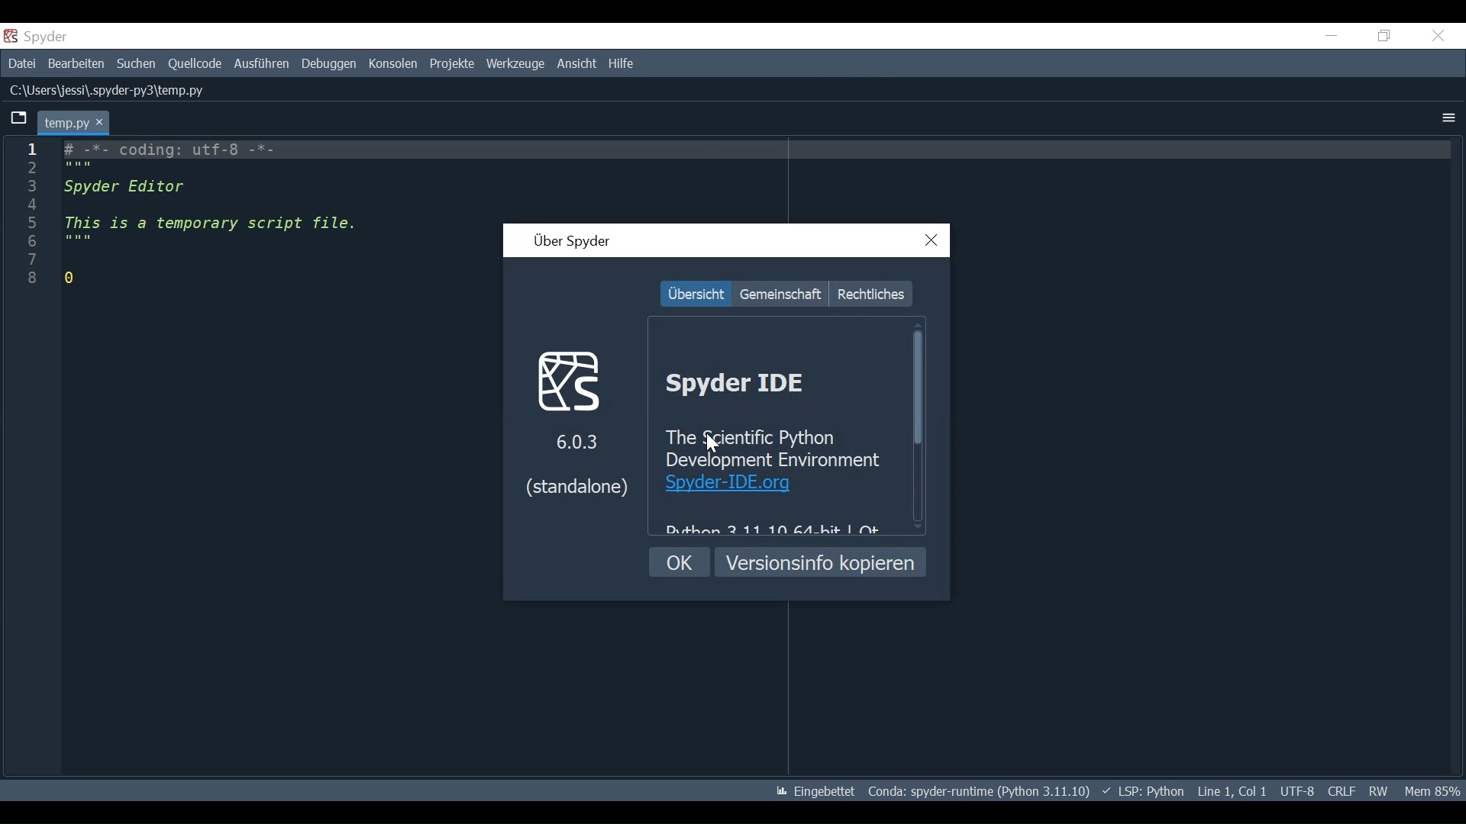  Describe the element at coordinates (780, 293) in the screenshot. I see `Community` at that location.